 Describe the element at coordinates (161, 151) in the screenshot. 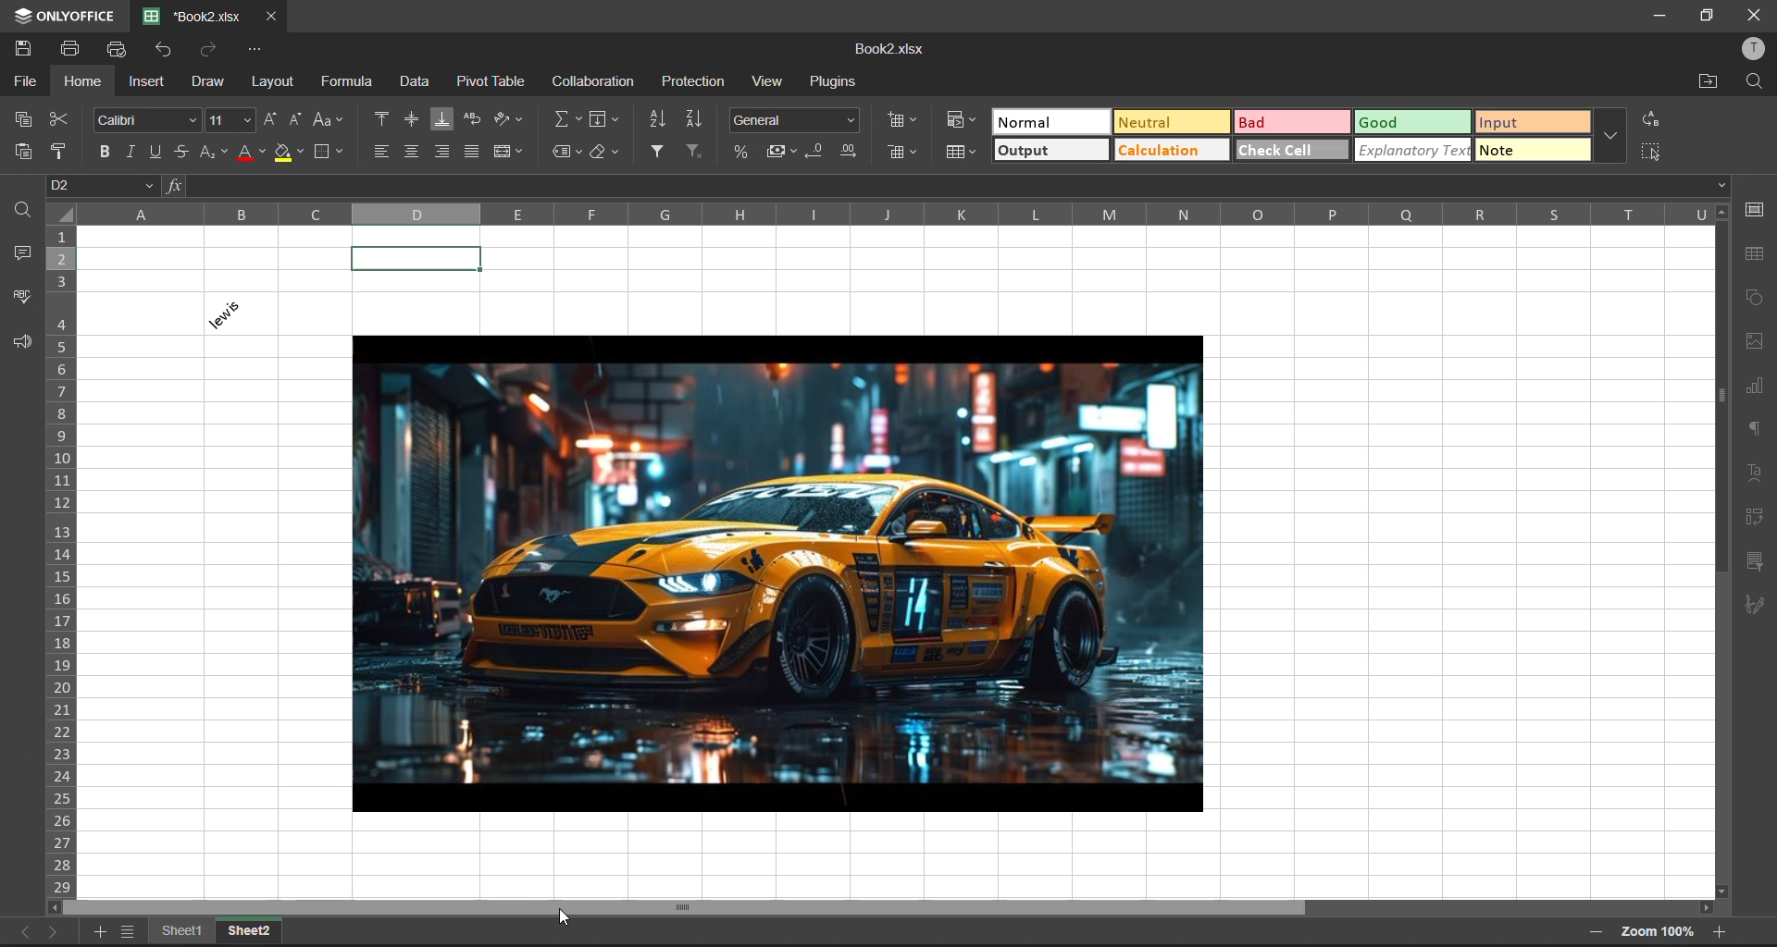

I see `underline` at that location.